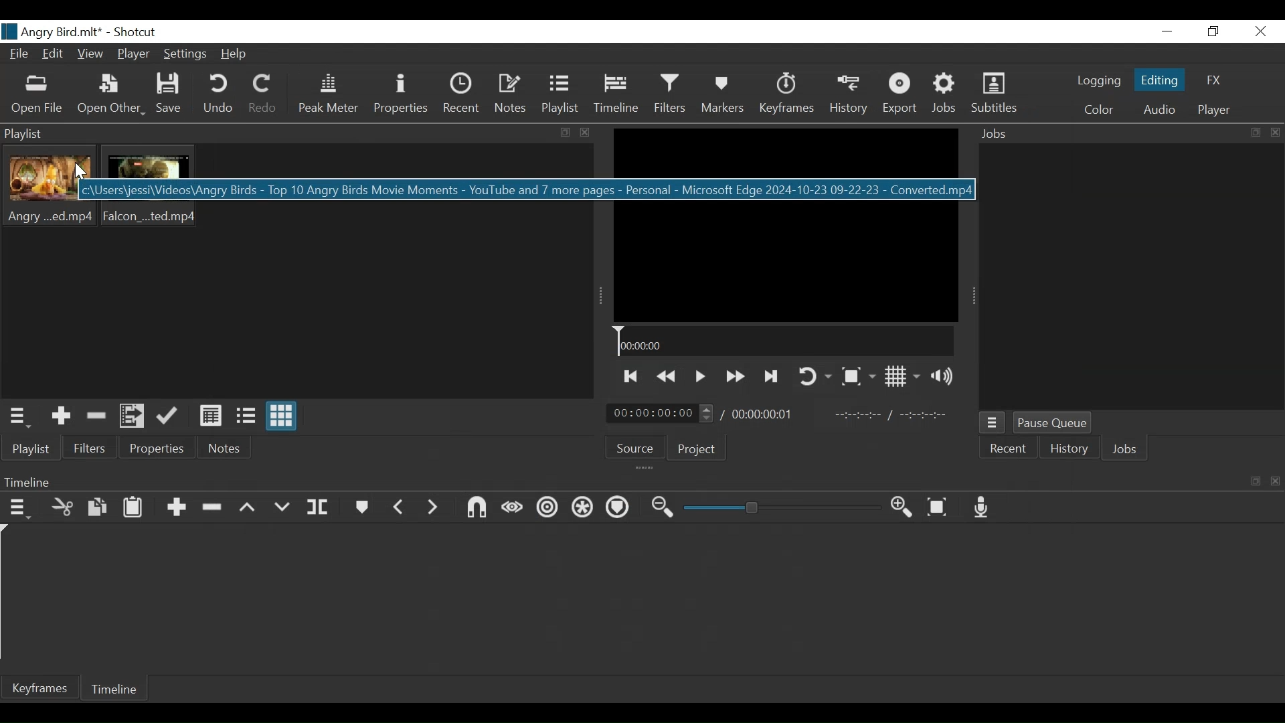 The image size is (1285, 723). Describe the element at coordinates (945, 376) in the screenshot. I see `Show volume control` at that location.